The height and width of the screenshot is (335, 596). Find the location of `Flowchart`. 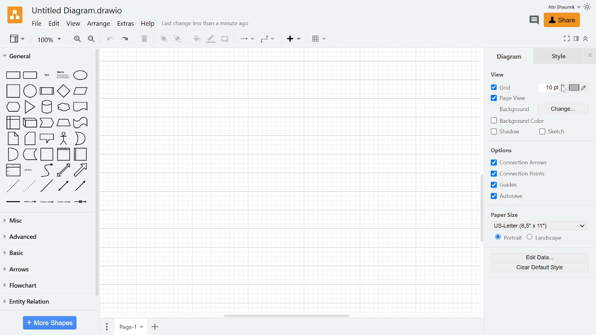

Flowchart is located at coordinates (46, 287).